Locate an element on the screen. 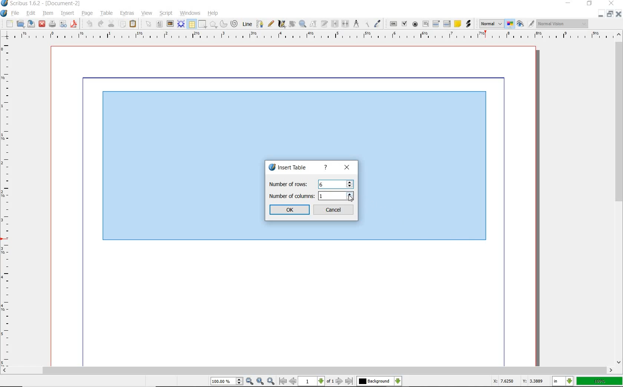 This screenshot has width=623, height=387. ruler is located at coordinates (316, 36).